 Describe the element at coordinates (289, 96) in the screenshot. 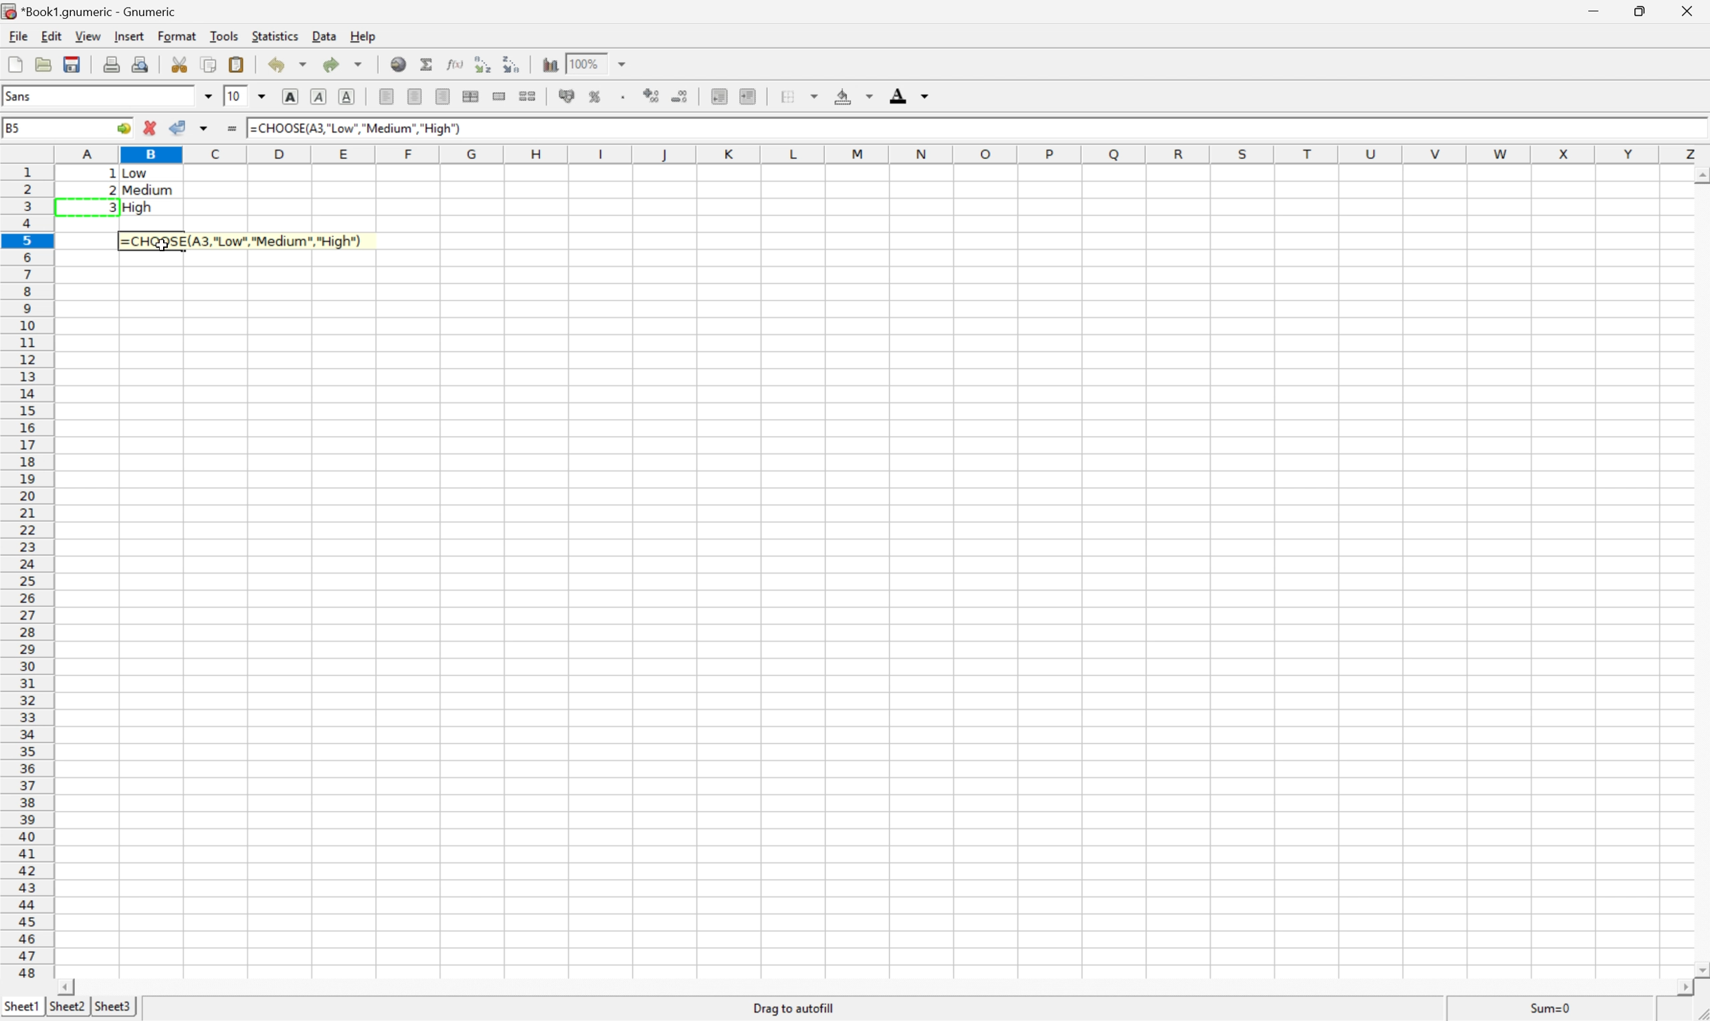

I see `Bold` at that location.